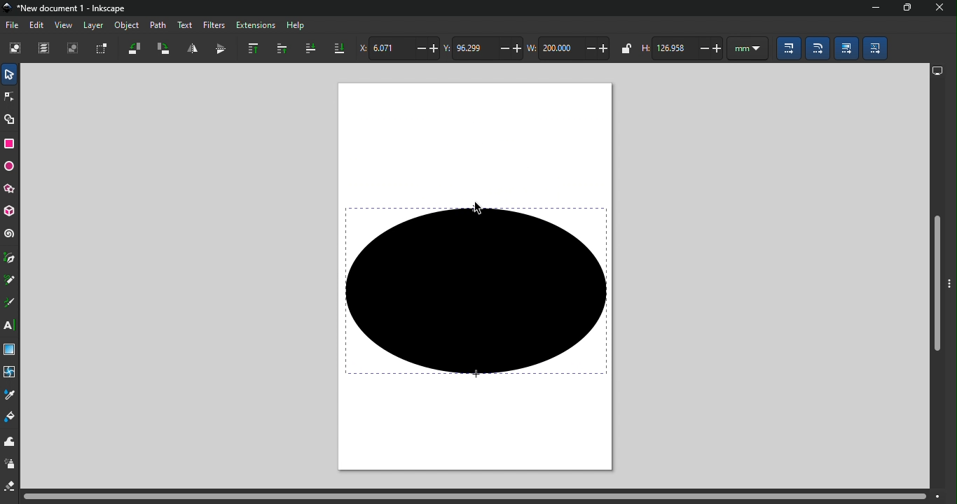 This screenshot has width=957, height=504. What do you see at coordinates (8, 74) in the screenshot?
I see `Selector tool` at bounding box center [8, 74].